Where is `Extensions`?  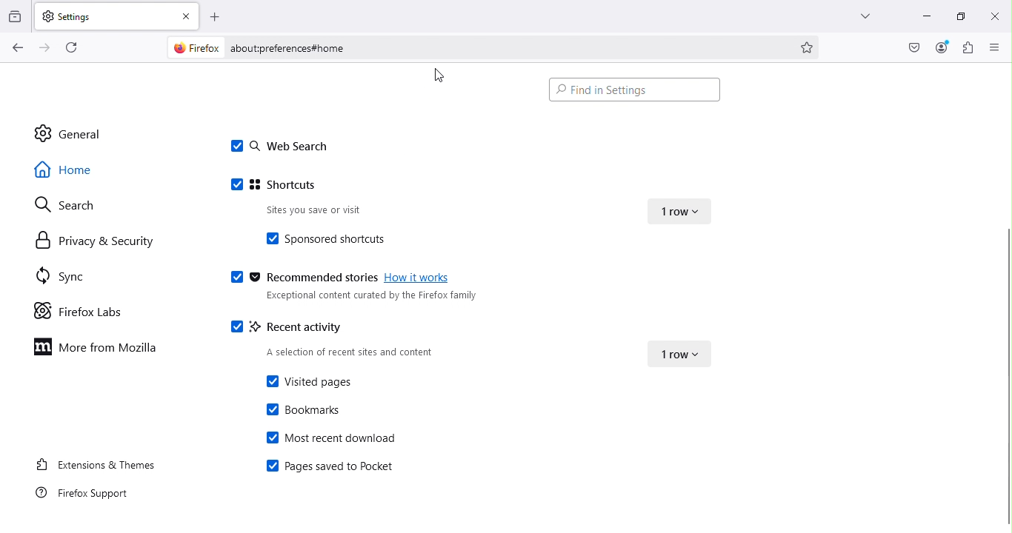
Extensions is located at coordinates (968, 47).